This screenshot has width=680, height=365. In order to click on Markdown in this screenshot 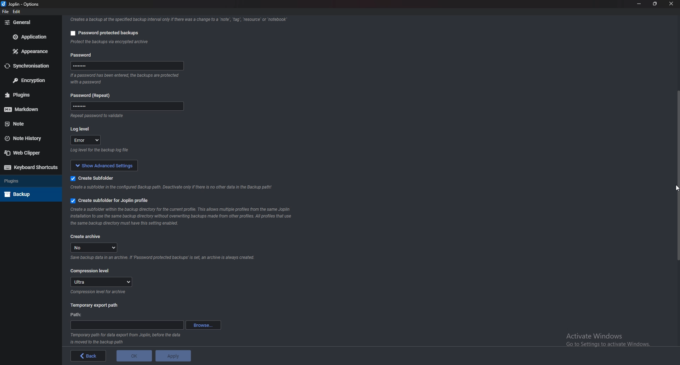, I will do `click(30, 108)`.